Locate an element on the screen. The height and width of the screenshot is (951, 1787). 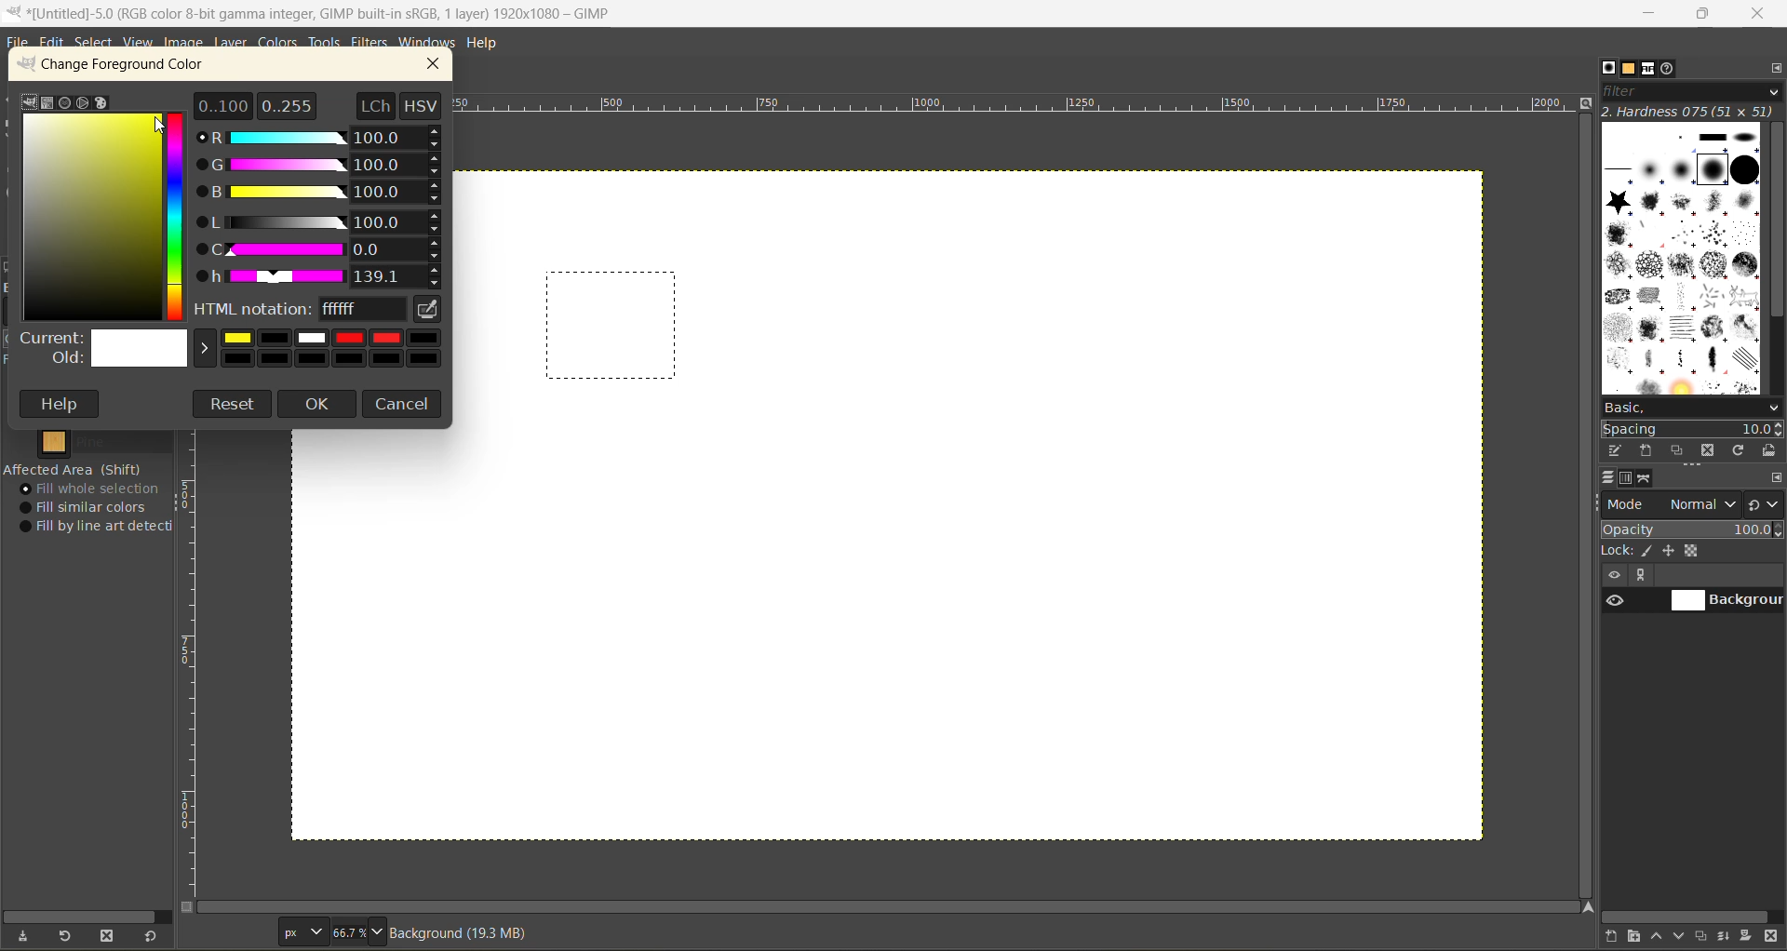
fonts is located at coordinates (1645, 69).